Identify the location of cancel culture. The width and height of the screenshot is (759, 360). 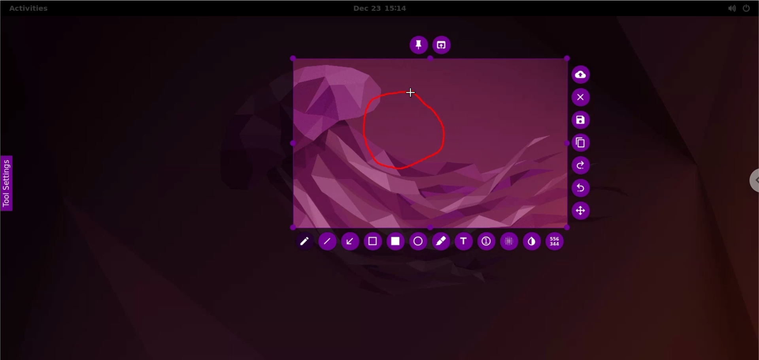
(582, 98).